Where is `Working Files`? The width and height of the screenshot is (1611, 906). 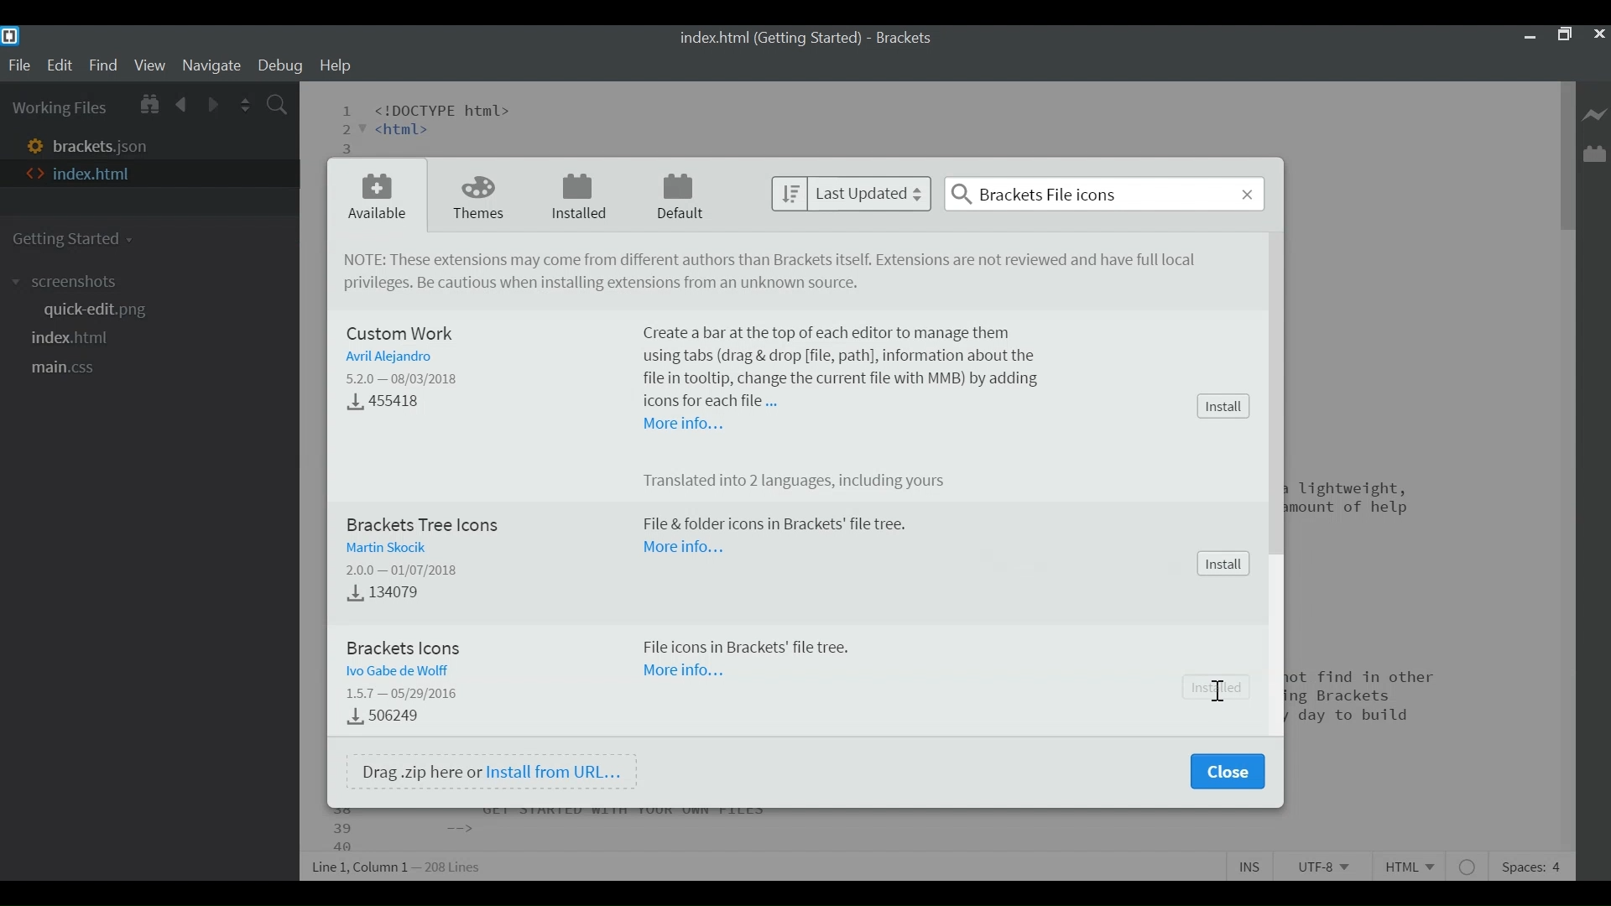 Working Files is located at coordinates (60, 107).